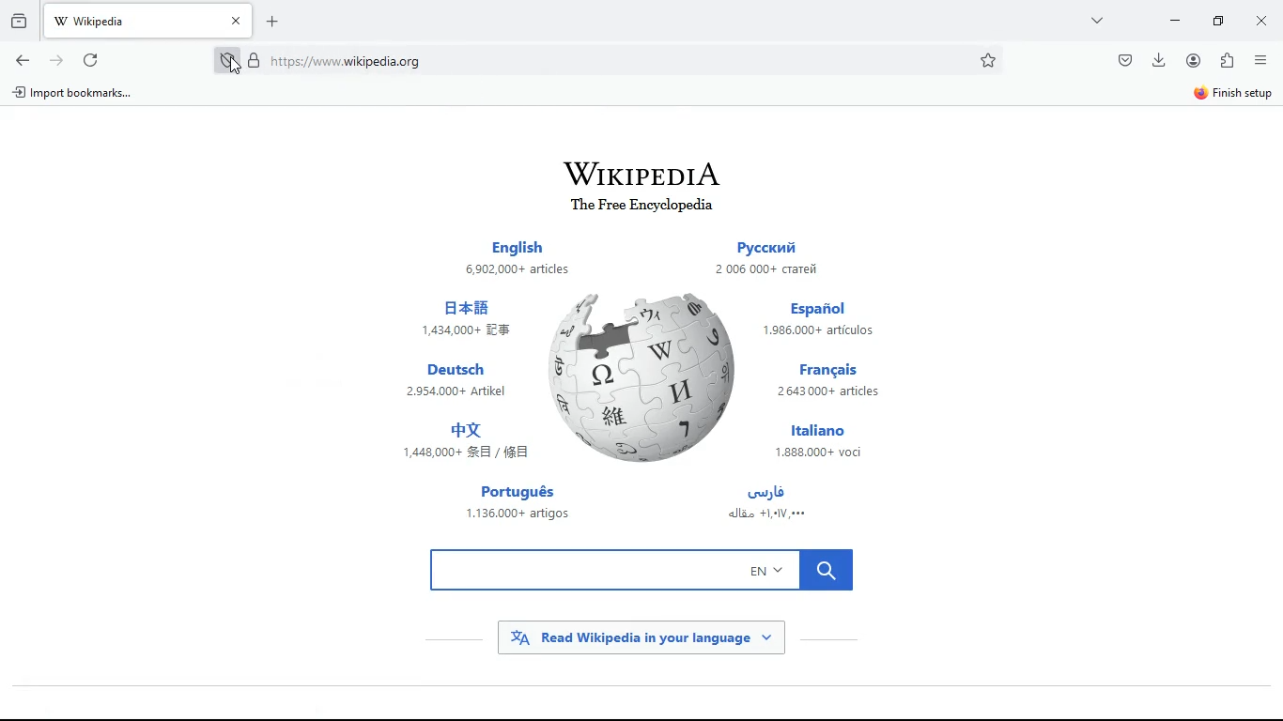 This screenshot has height=721, width=1283. What do you see at coordinates (644, 570) in the screenshot?
I see `search bar` at bounding box center [644, 570].